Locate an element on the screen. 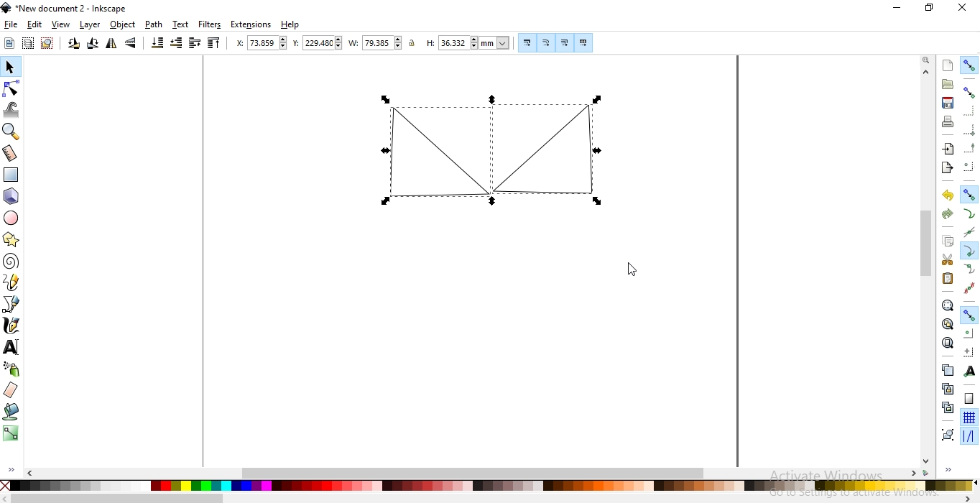 The height and width of the screenshot is (503, 980). minimize is located at coordinates (900, 9).